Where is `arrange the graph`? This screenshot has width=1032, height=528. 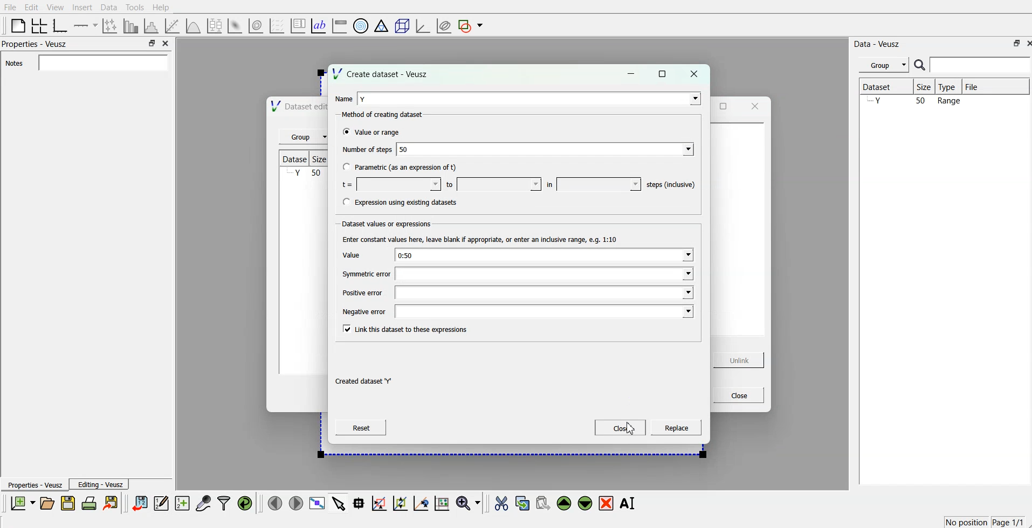 arrange the graph is located at coordinates (40, 25).